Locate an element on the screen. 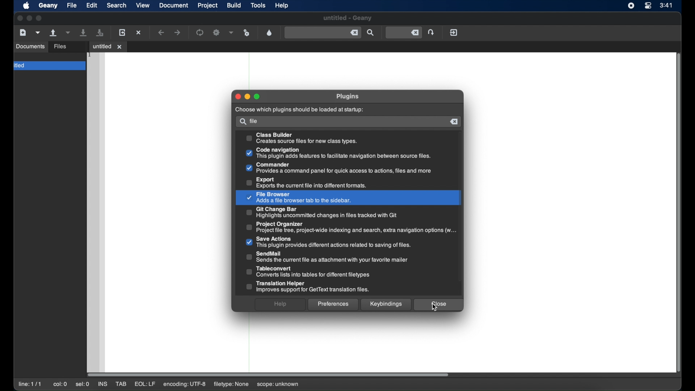 This screenshot has height=391, width=695. sendmail is located at coordinates (328, 257).